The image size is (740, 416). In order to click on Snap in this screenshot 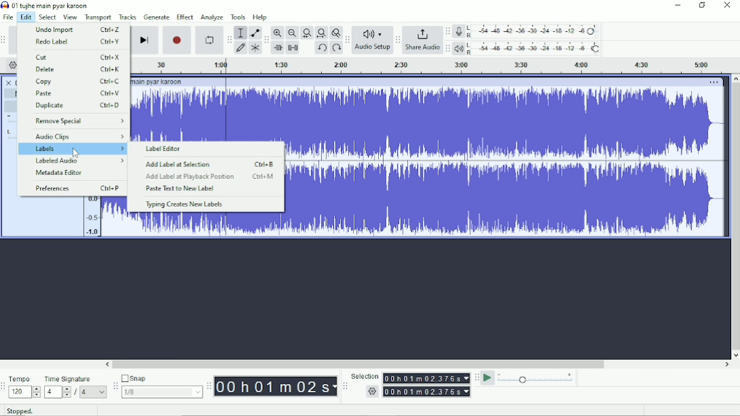, I will do `click(161, 386)`.